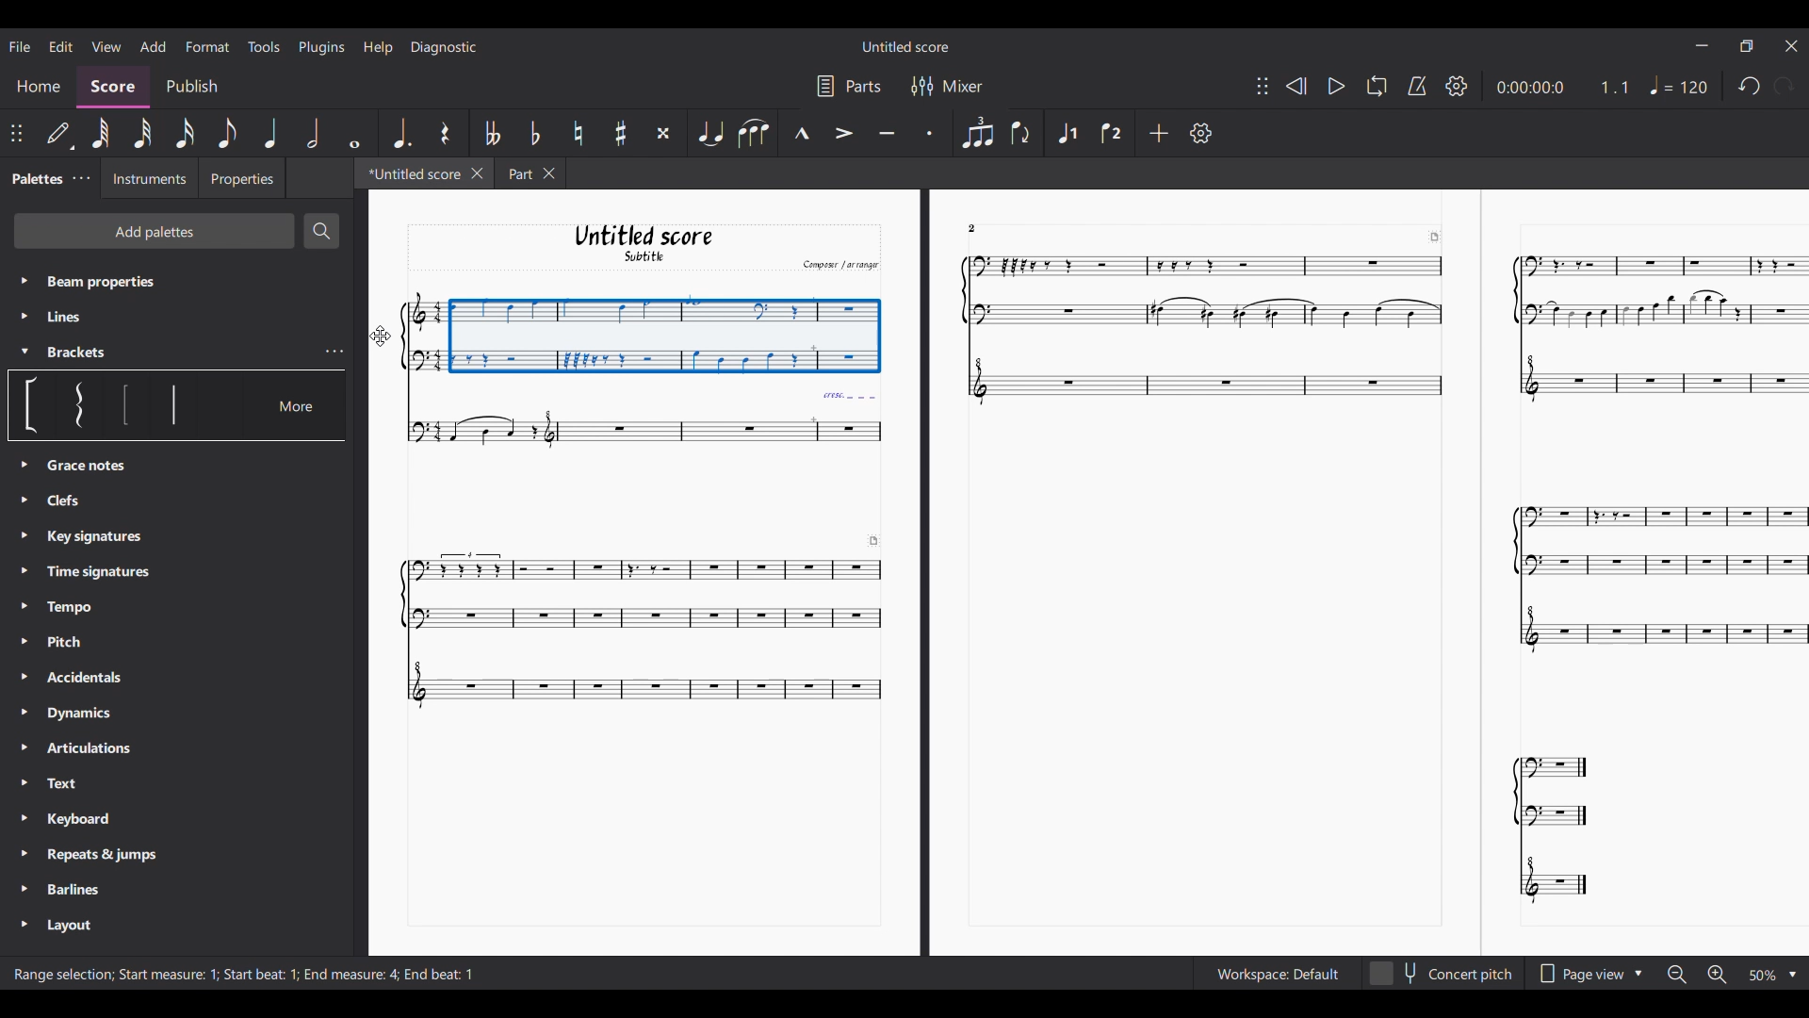 Image resolution: width=1809 pixels, height=1018 pixels. I want to click on More, so click(300, 404).